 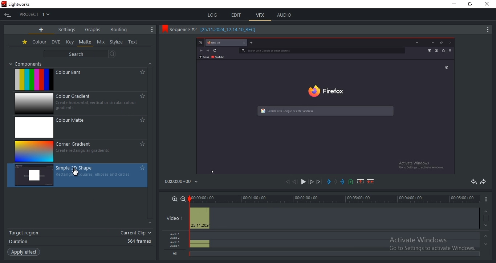 What do you see at coordinates (212, 14) in the screenshot?
I see `log` at bounding box center [212, 14].